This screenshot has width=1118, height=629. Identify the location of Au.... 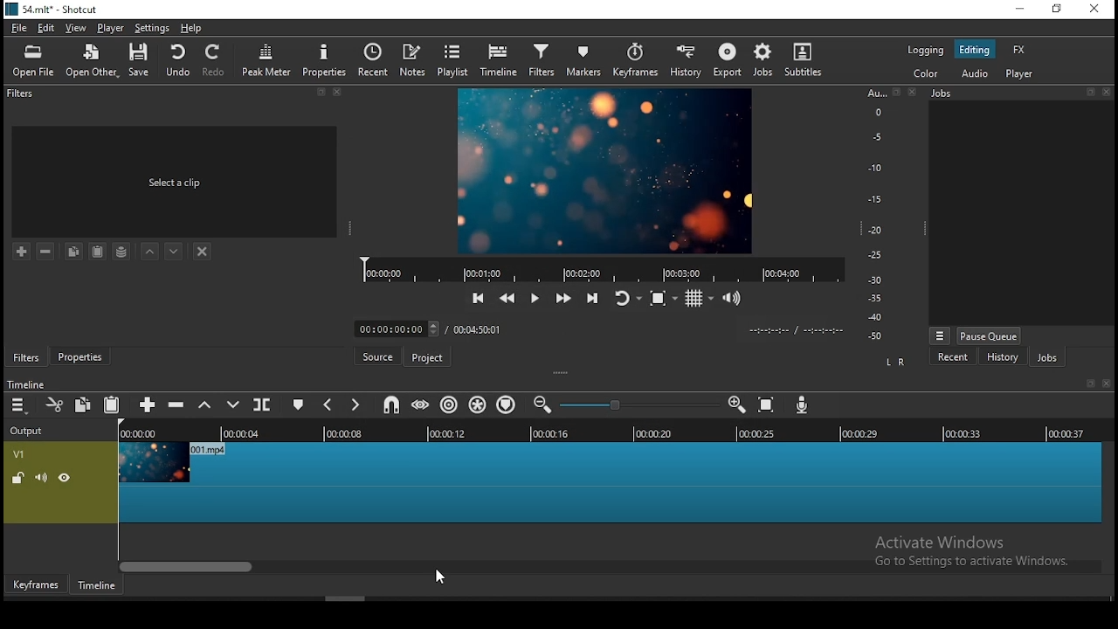
(873, 93).